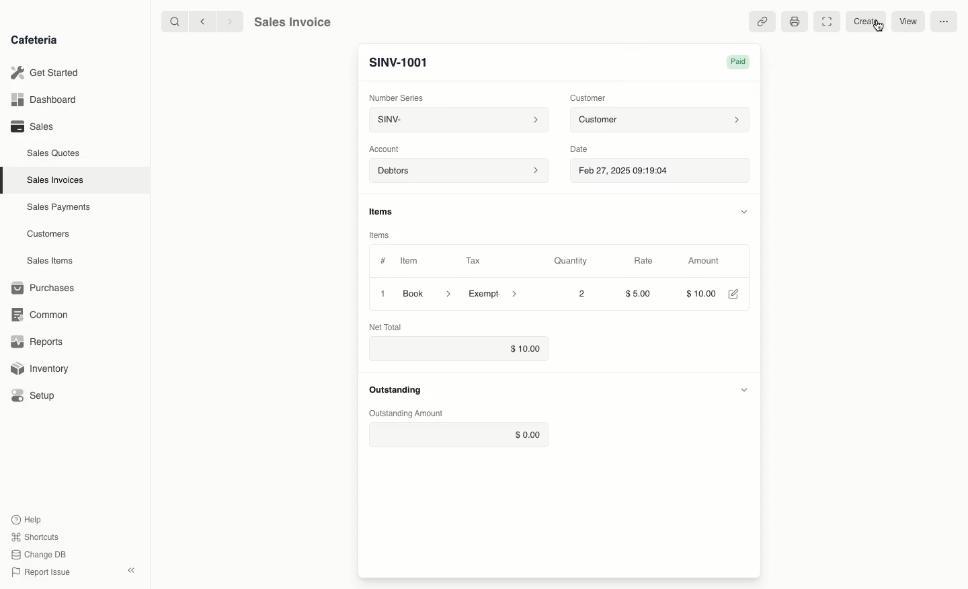  What do you see at coordinates (588, 98) in the screenshot?
I see `‘Customer` at bounding box center [588, 98].